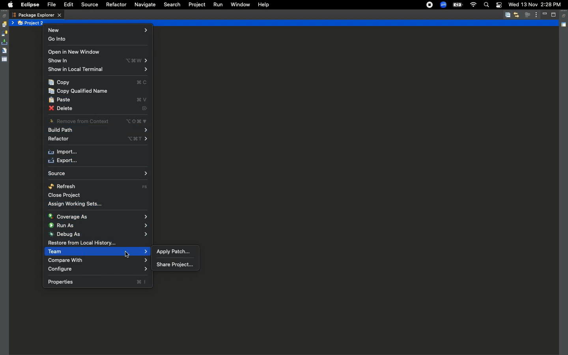 This screenshot has height=355, width=568. I want to click on Focus on active task, so click(527, 15).